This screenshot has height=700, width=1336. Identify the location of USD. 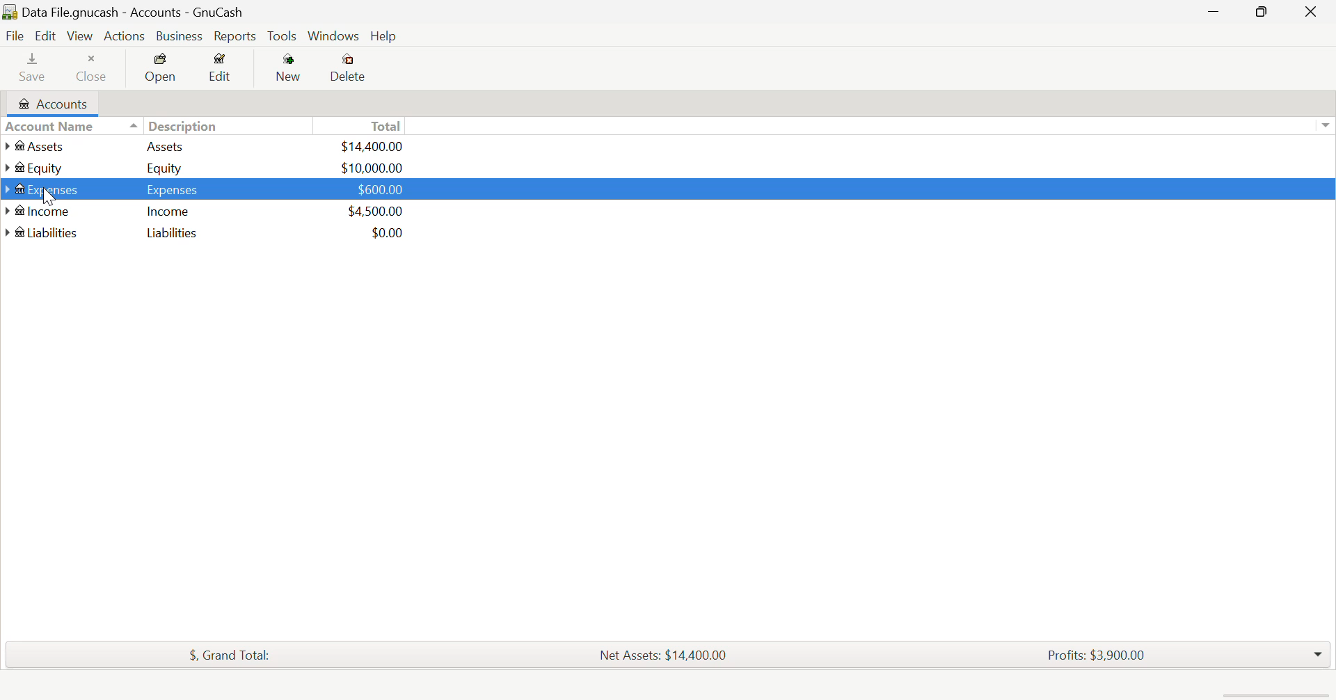
(380, 189).